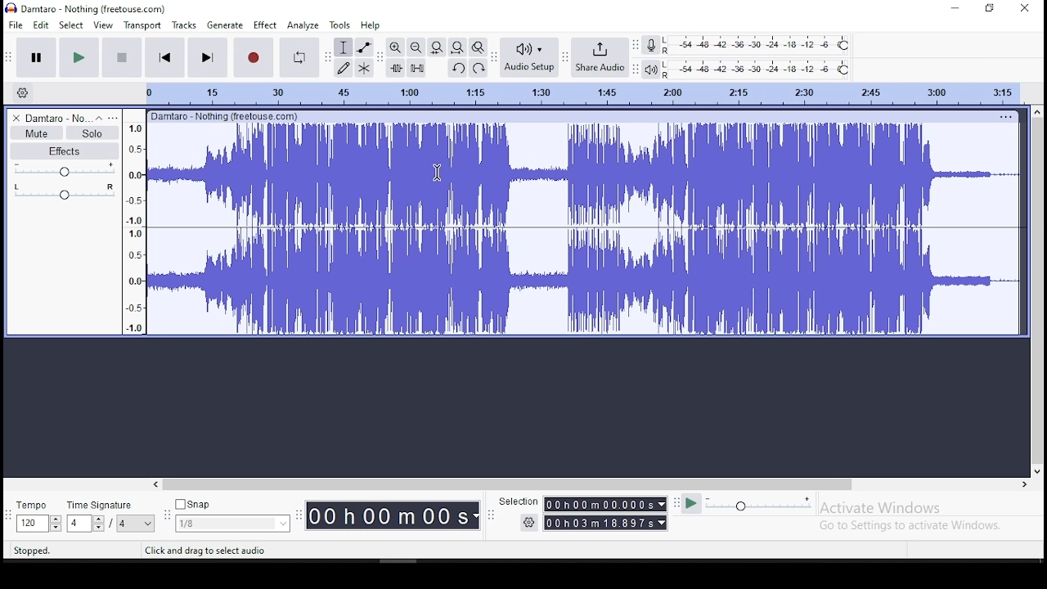 This screenshot has height=589, width=1047. What do you see at coordinates (1037, 291) in the screenshot?
I see `scroll bar` at bounding box center [1037, 291].